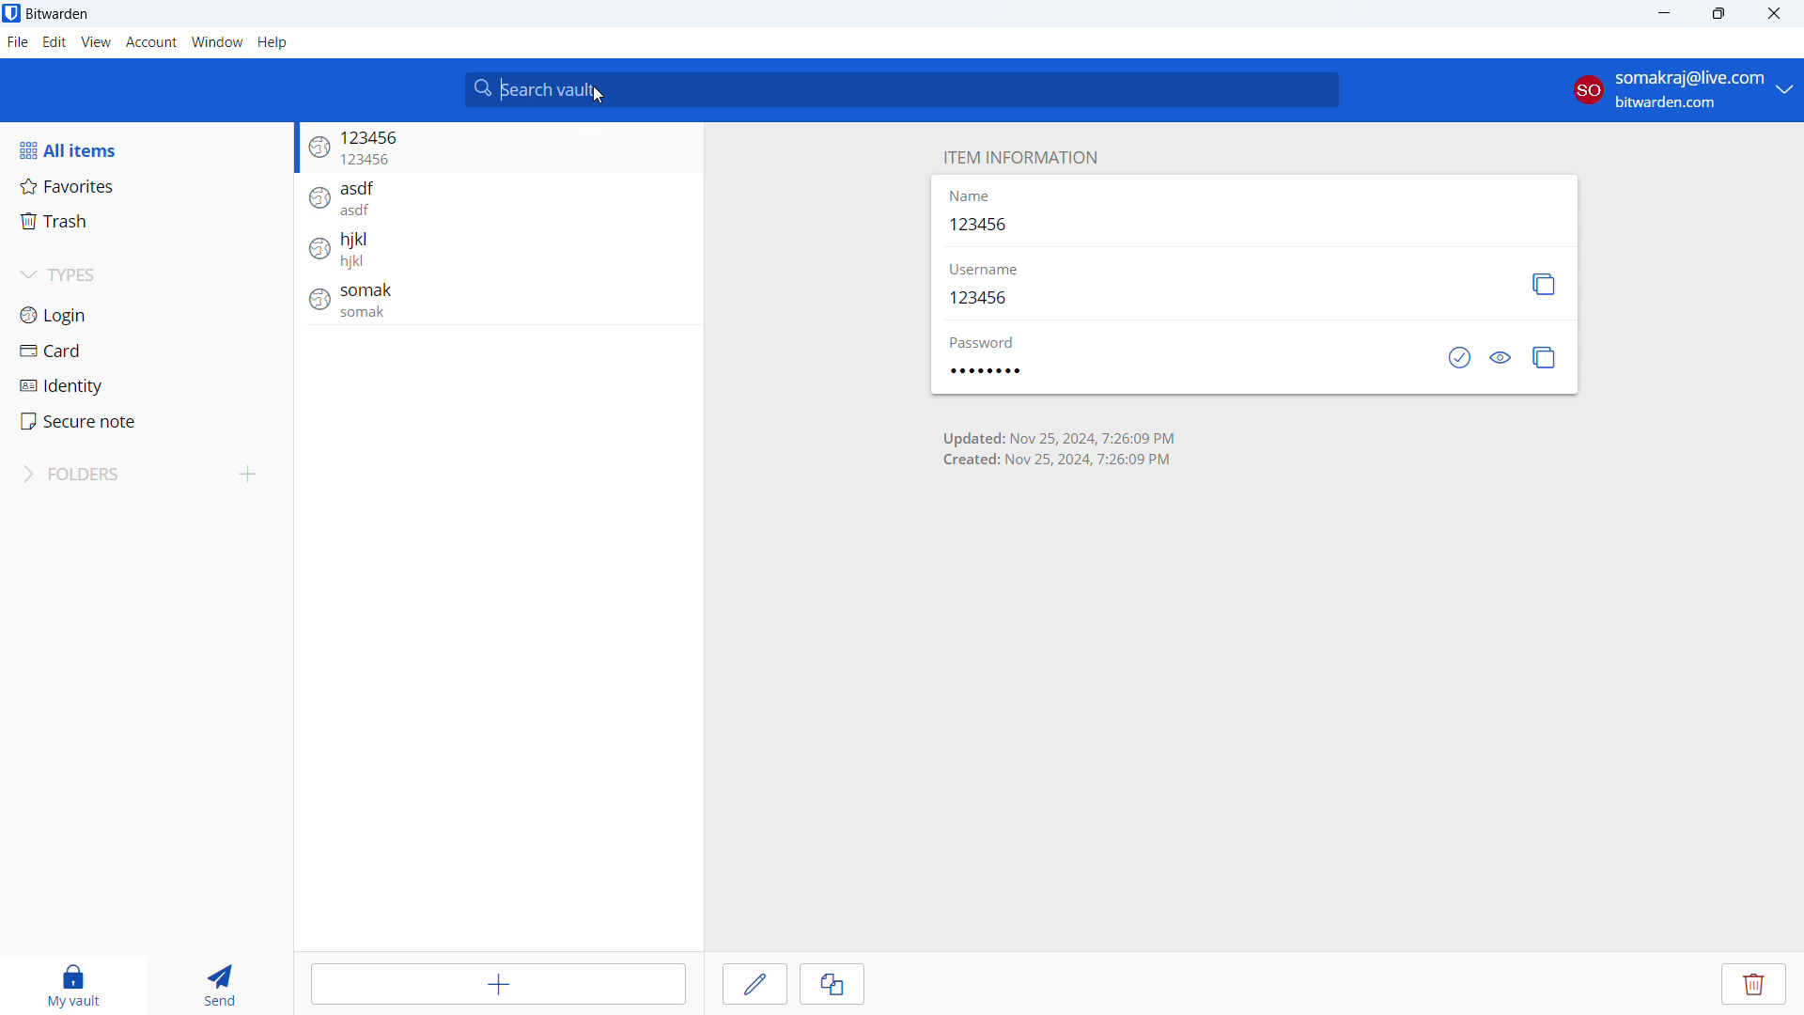 The width and height of the screenshot is (1804, 1015). I want to click on view, so click(97, 42).